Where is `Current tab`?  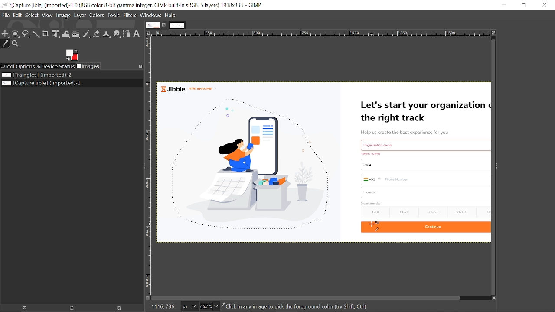
Current tab is located at coordinates (152, 25).